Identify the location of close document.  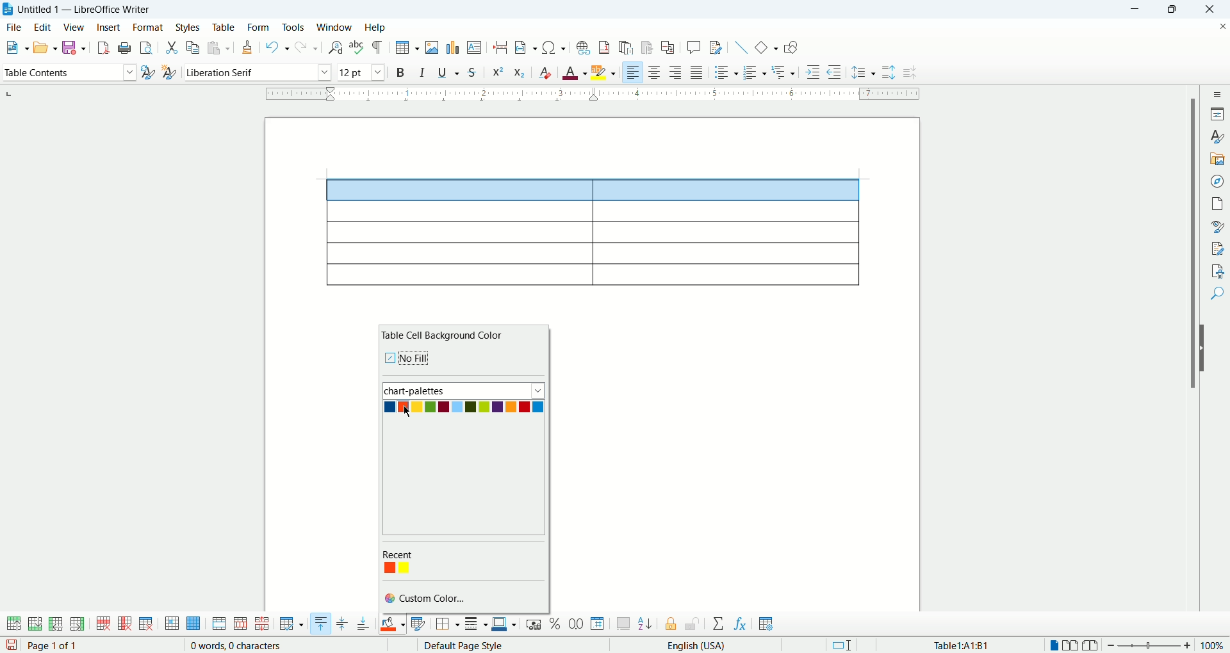
(1222, 27).